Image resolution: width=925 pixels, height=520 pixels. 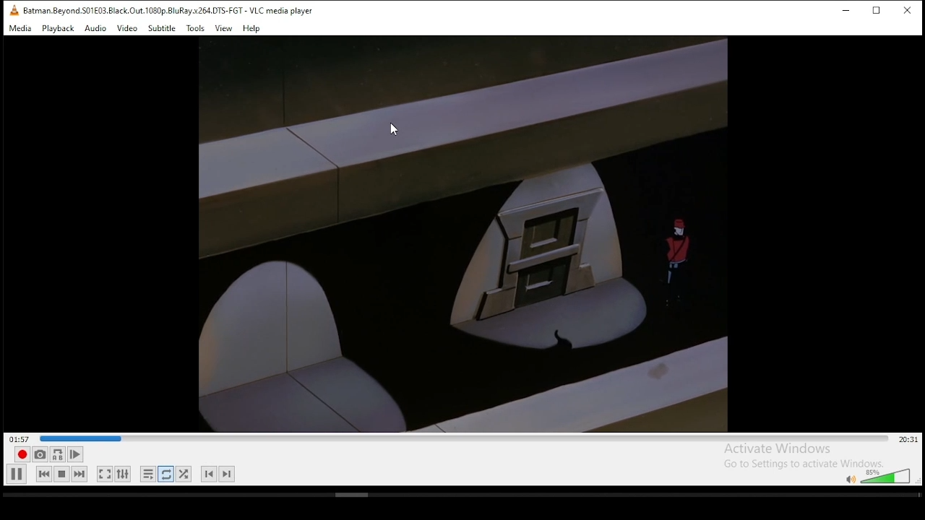 I want to click on elapsed time, so click(x=19, y=438).